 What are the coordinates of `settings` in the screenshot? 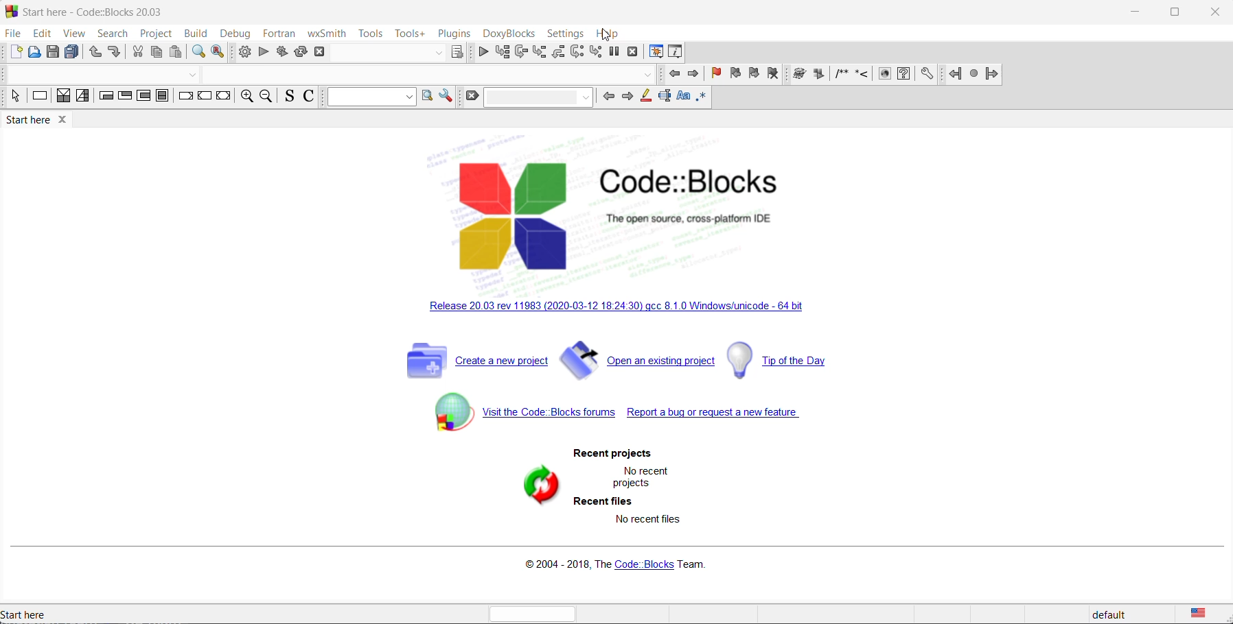 It's located at (904, 75).